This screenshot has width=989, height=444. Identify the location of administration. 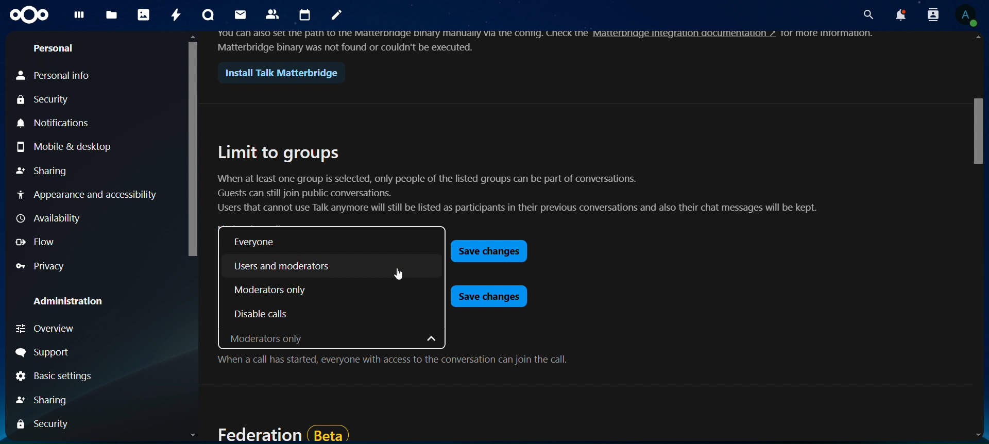
(72, 302).